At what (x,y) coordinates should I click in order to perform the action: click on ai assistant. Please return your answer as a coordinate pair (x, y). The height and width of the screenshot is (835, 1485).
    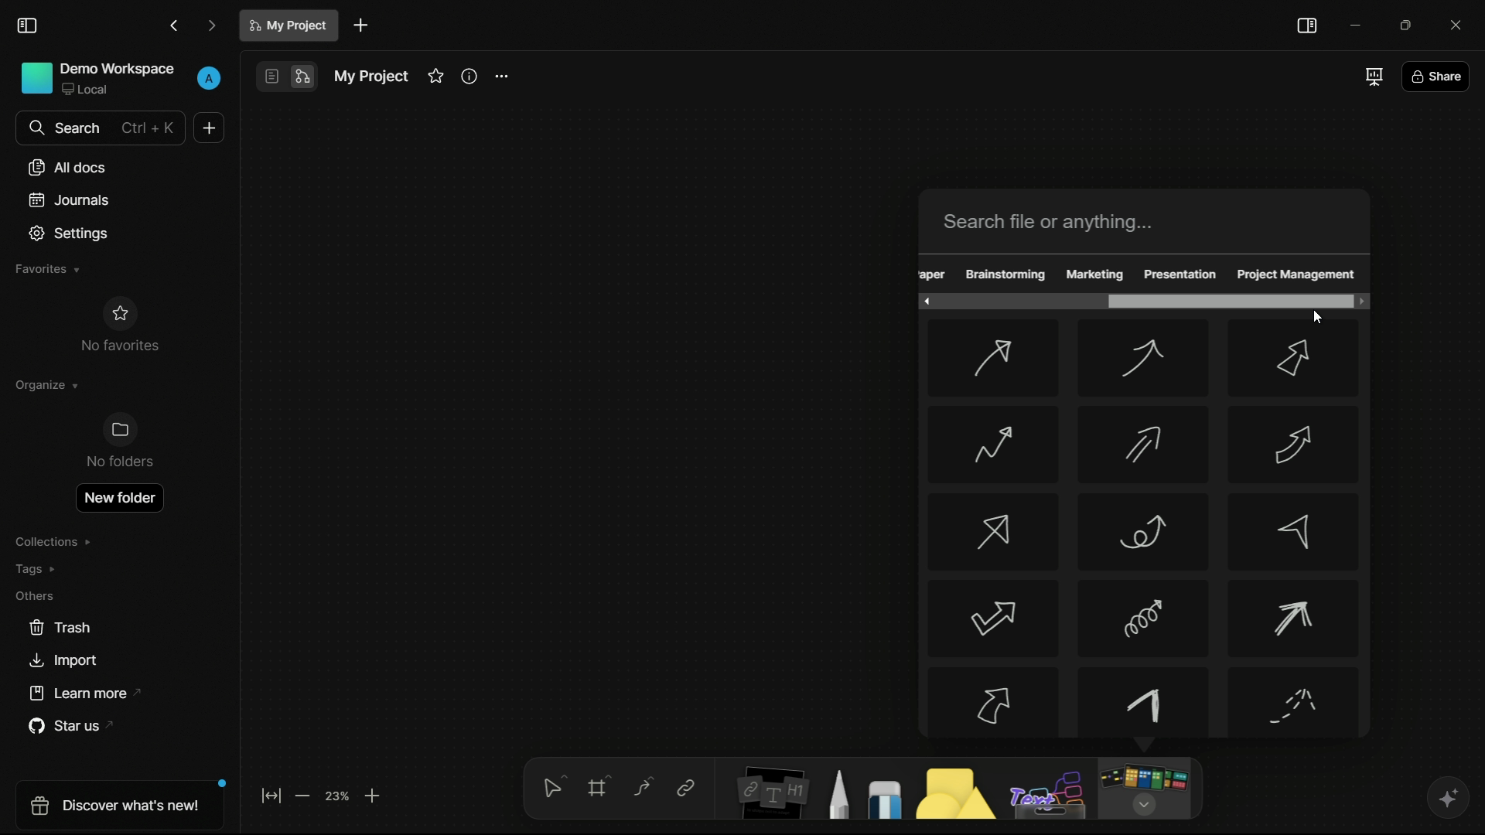
    Looking at the image, I should click on (1447, 798).